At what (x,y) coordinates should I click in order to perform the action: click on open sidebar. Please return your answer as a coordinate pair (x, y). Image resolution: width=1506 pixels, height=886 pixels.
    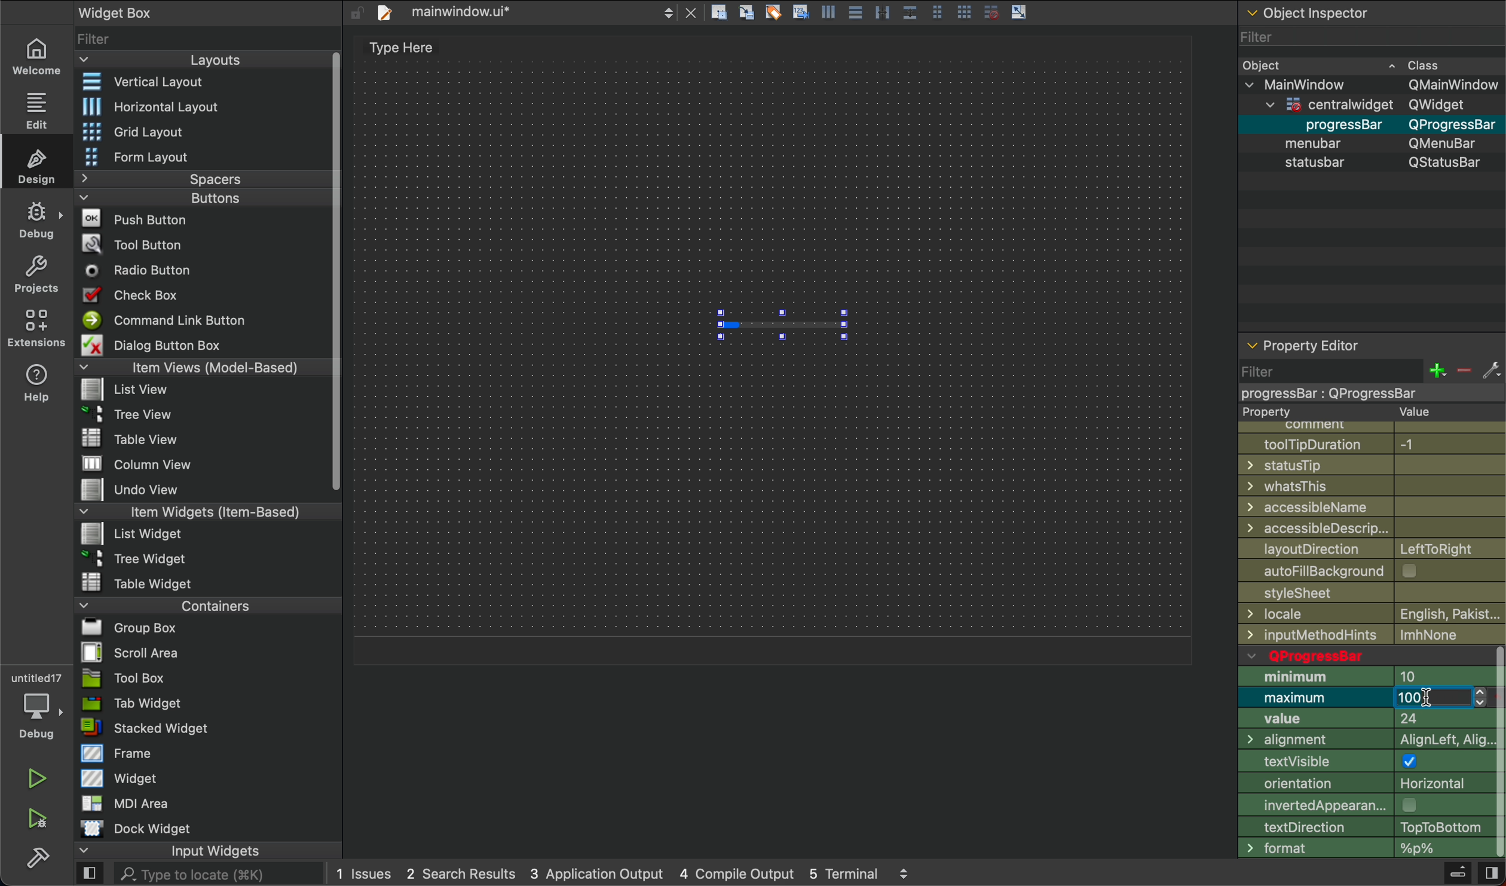
    Looking at the image, I should click on (90, 875).